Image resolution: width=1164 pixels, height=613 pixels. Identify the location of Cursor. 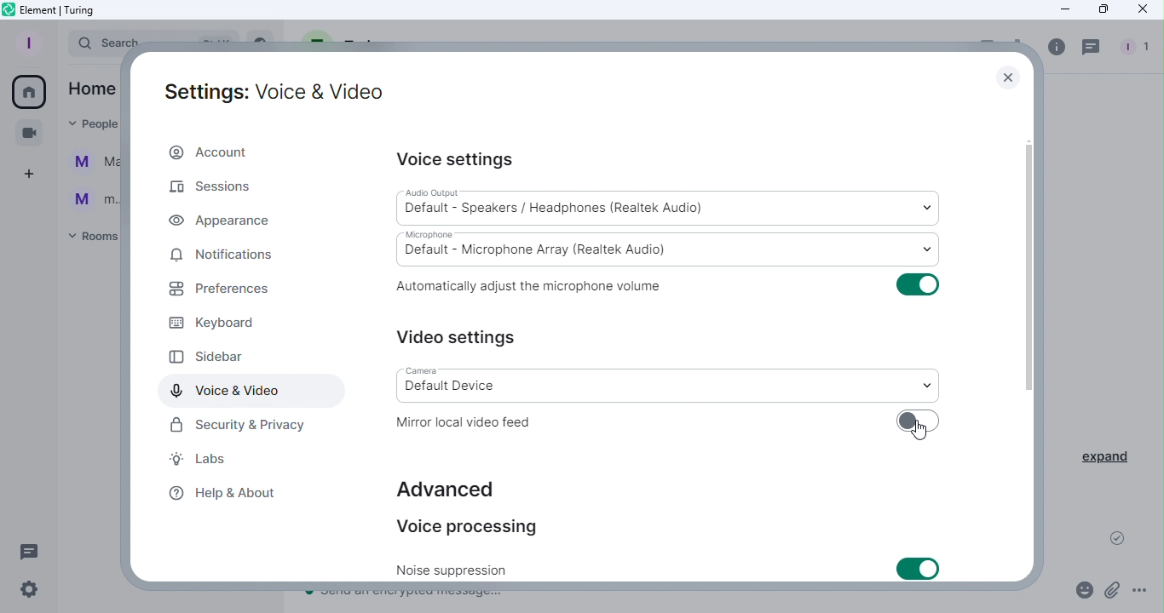
(921, 434).